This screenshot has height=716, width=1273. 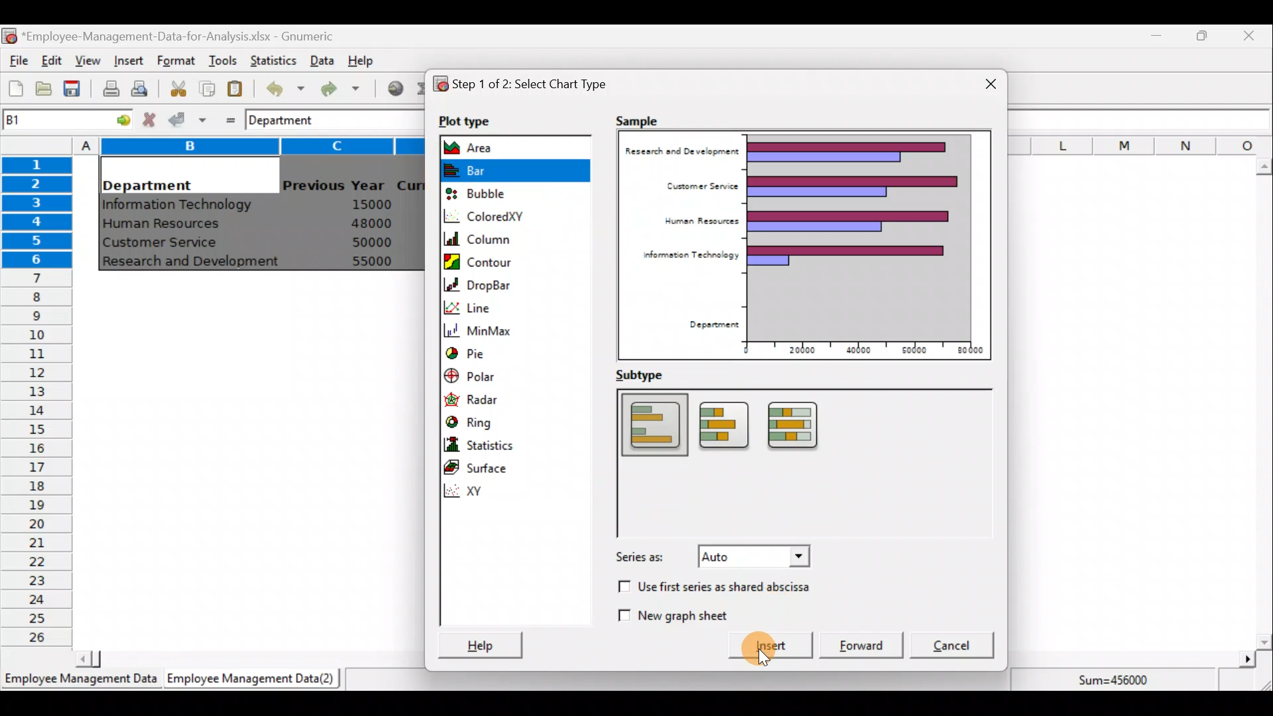 What do you see at coordinates (514, 170) in the screenshot?
I see `Bar` at bounding box center [514, 170].